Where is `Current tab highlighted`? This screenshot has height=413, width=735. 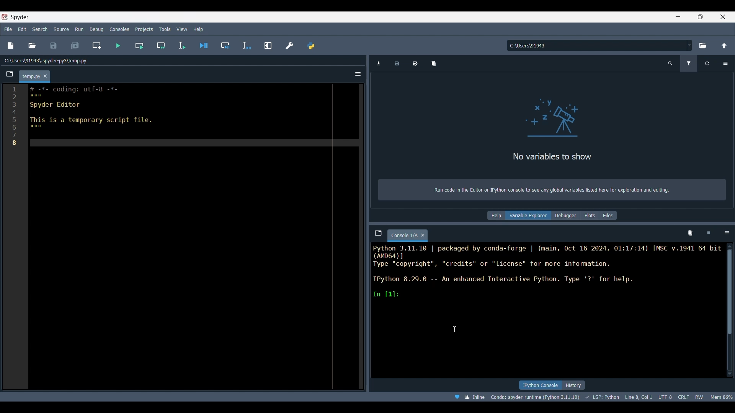
Current tab highlighted is located at coordinates (31, 77).